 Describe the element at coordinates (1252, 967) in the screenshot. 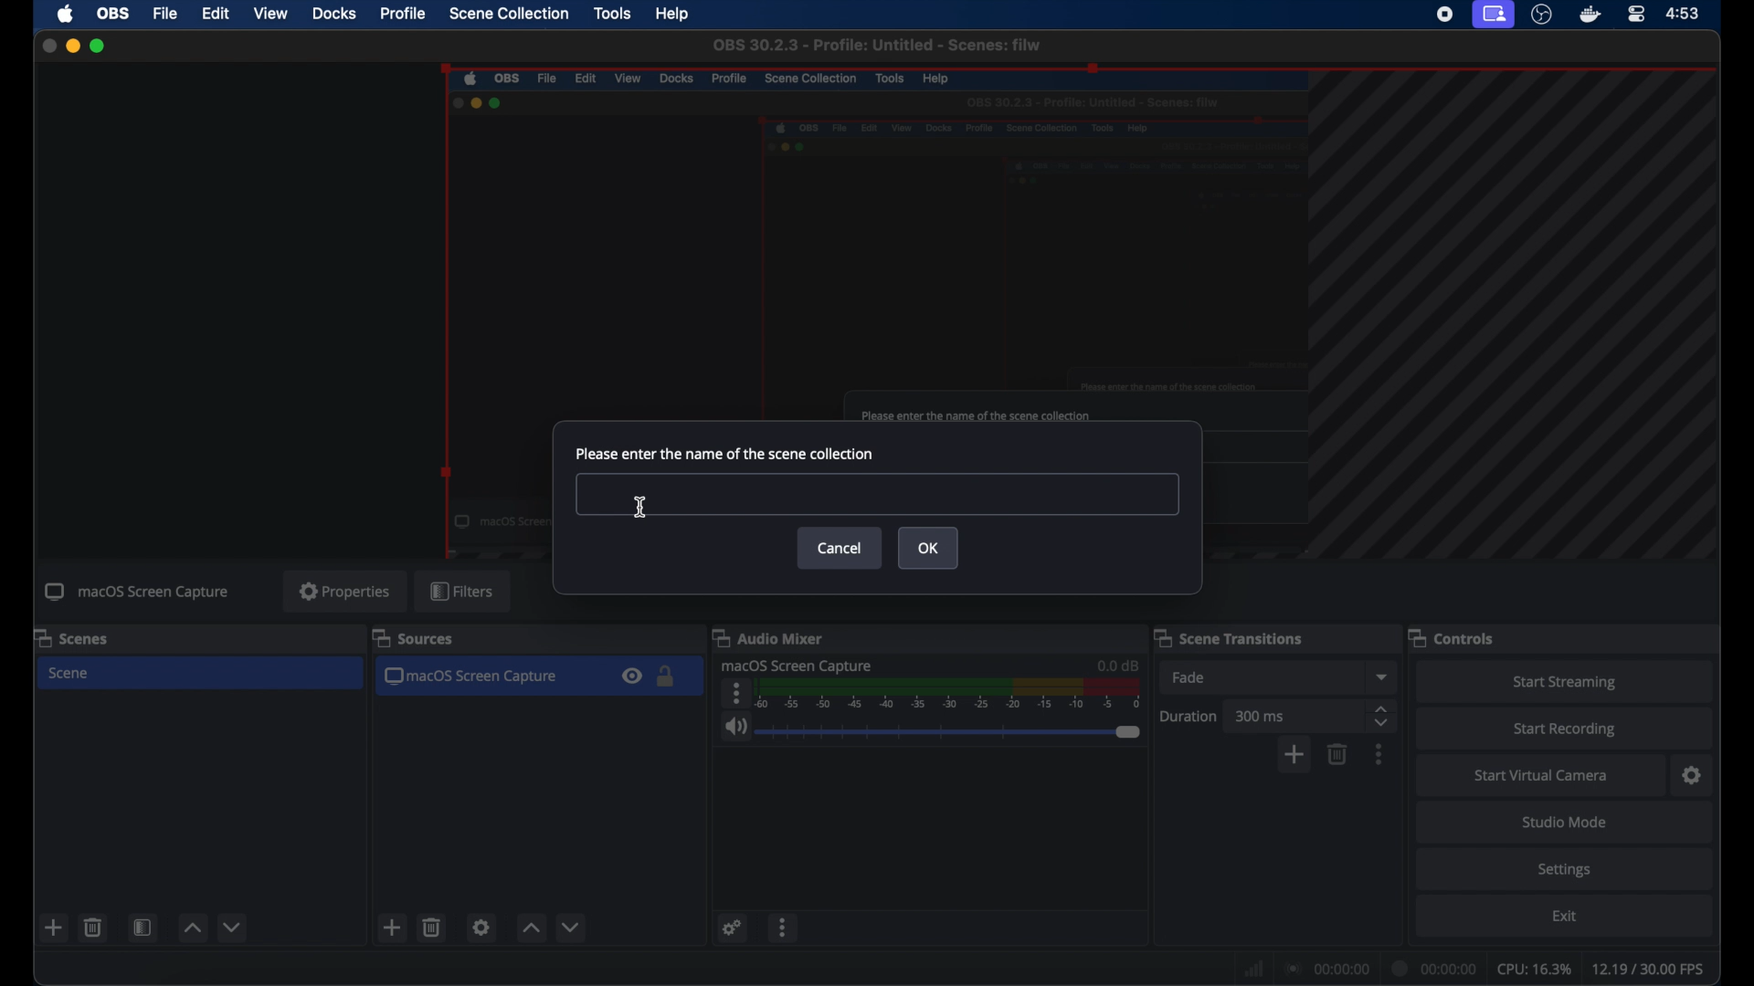

I see `network` at that location.